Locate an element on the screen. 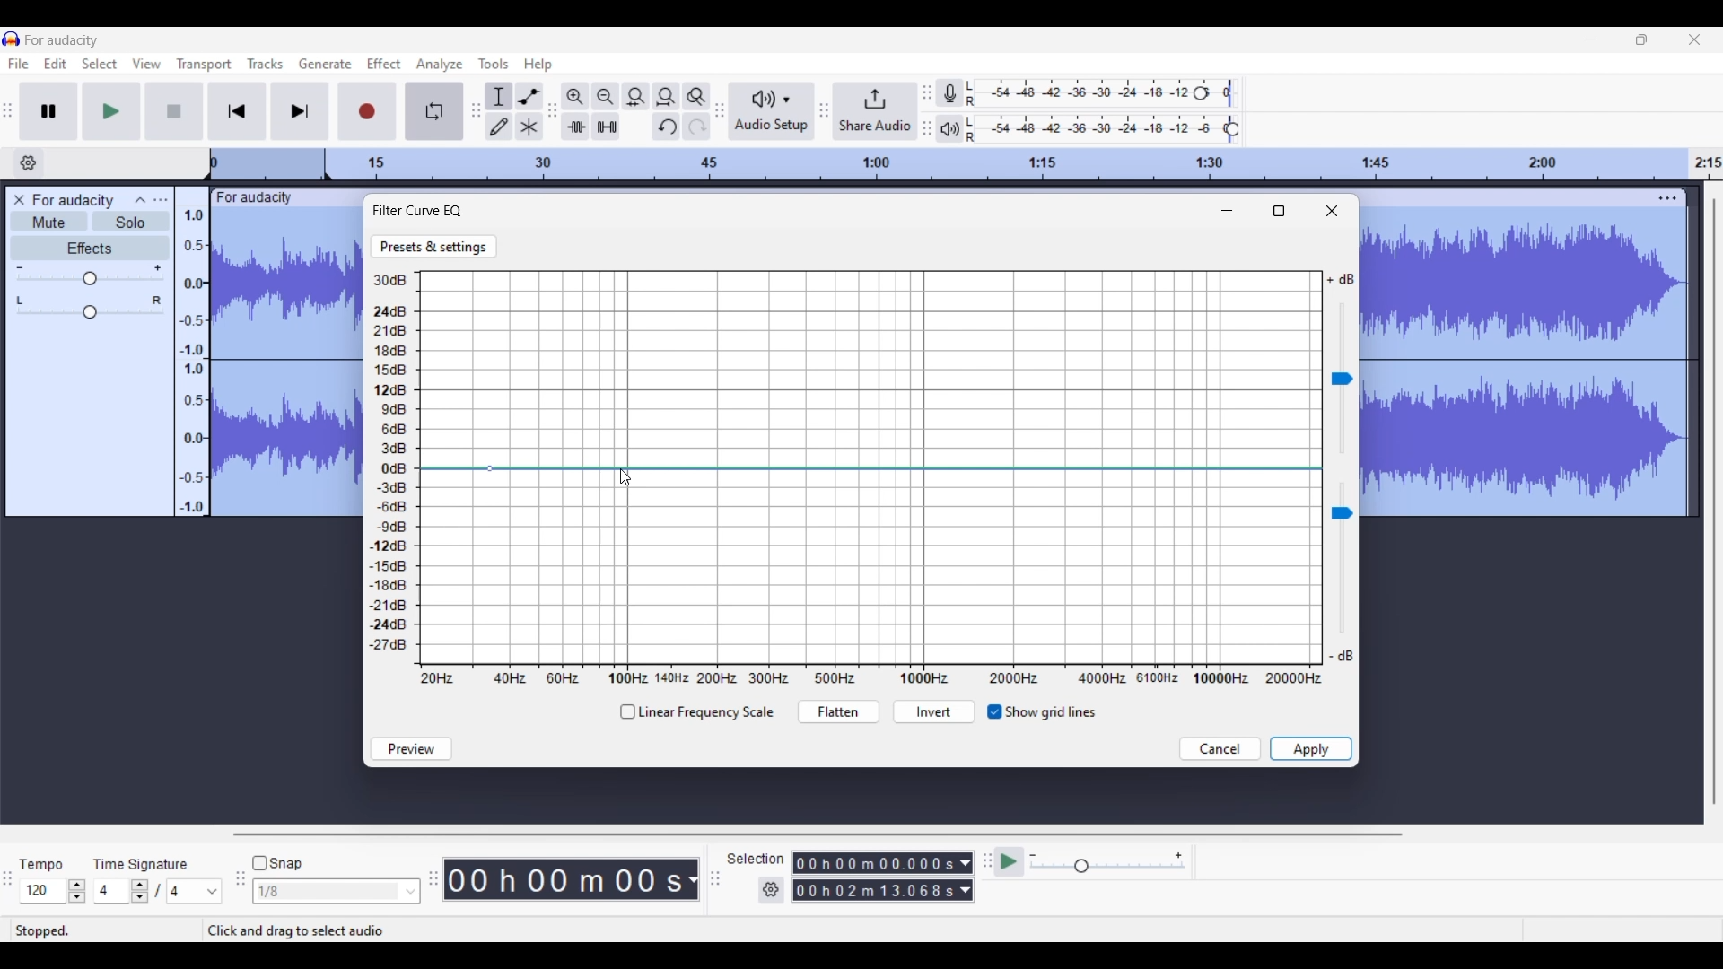 The height and width of the screenshot is (969, 1723). Type in snap is located at coordinates (328, 892).